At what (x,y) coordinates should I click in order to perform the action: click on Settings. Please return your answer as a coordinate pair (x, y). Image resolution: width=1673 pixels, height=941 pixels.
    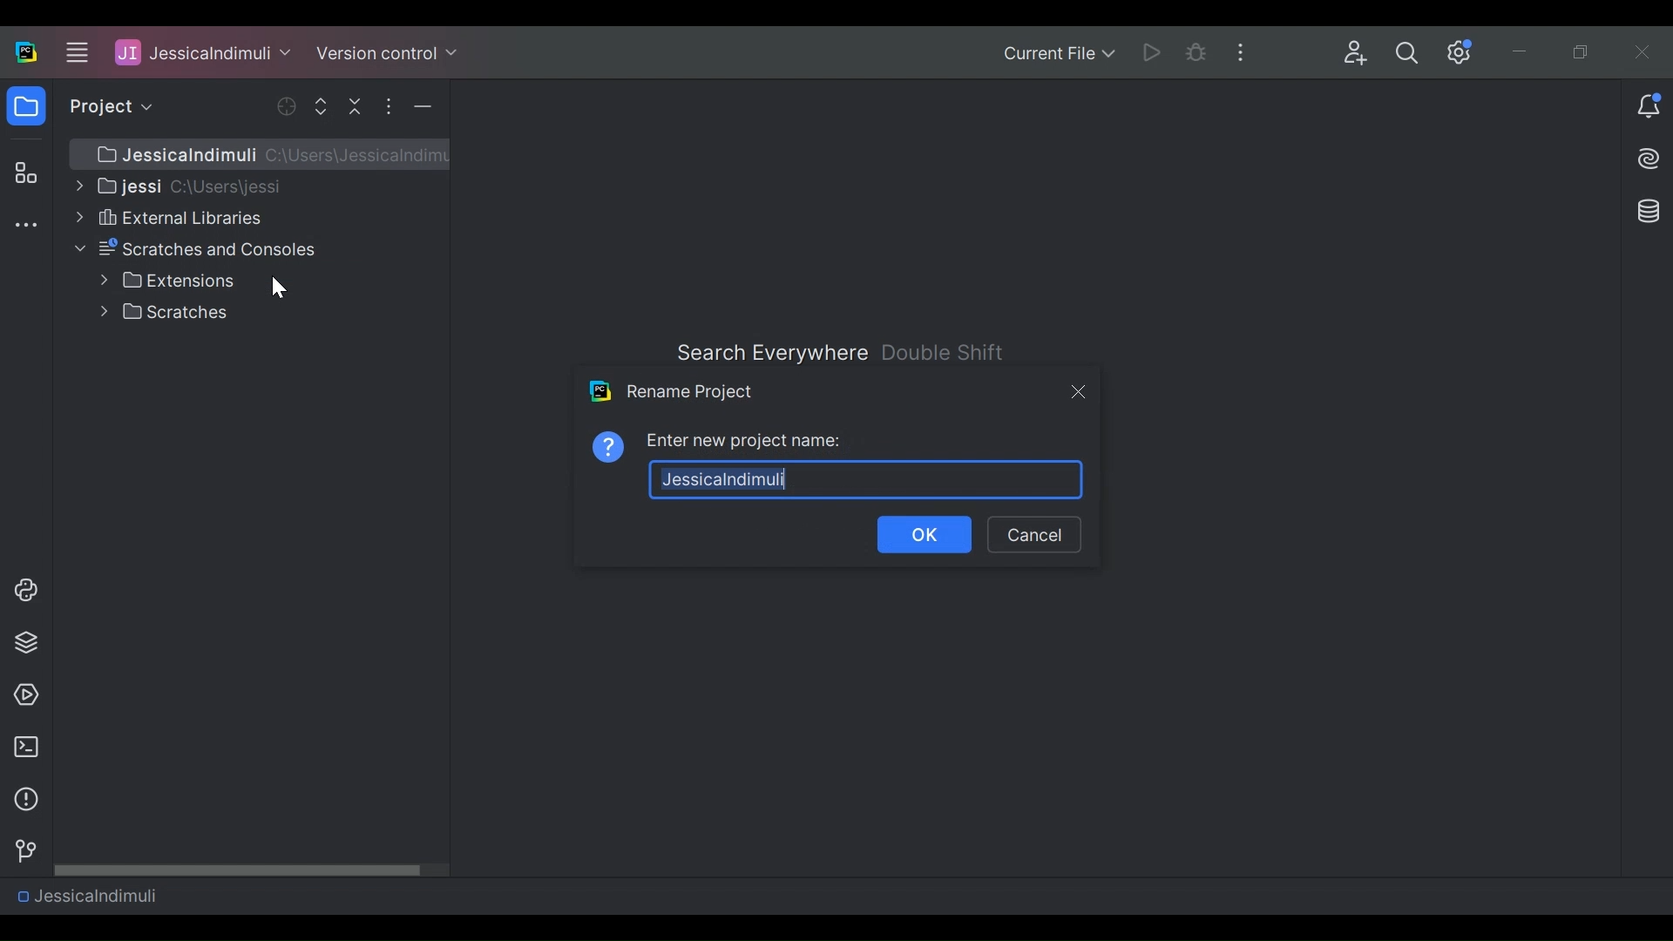
    Looking at the image, I should click on (1460, 52).